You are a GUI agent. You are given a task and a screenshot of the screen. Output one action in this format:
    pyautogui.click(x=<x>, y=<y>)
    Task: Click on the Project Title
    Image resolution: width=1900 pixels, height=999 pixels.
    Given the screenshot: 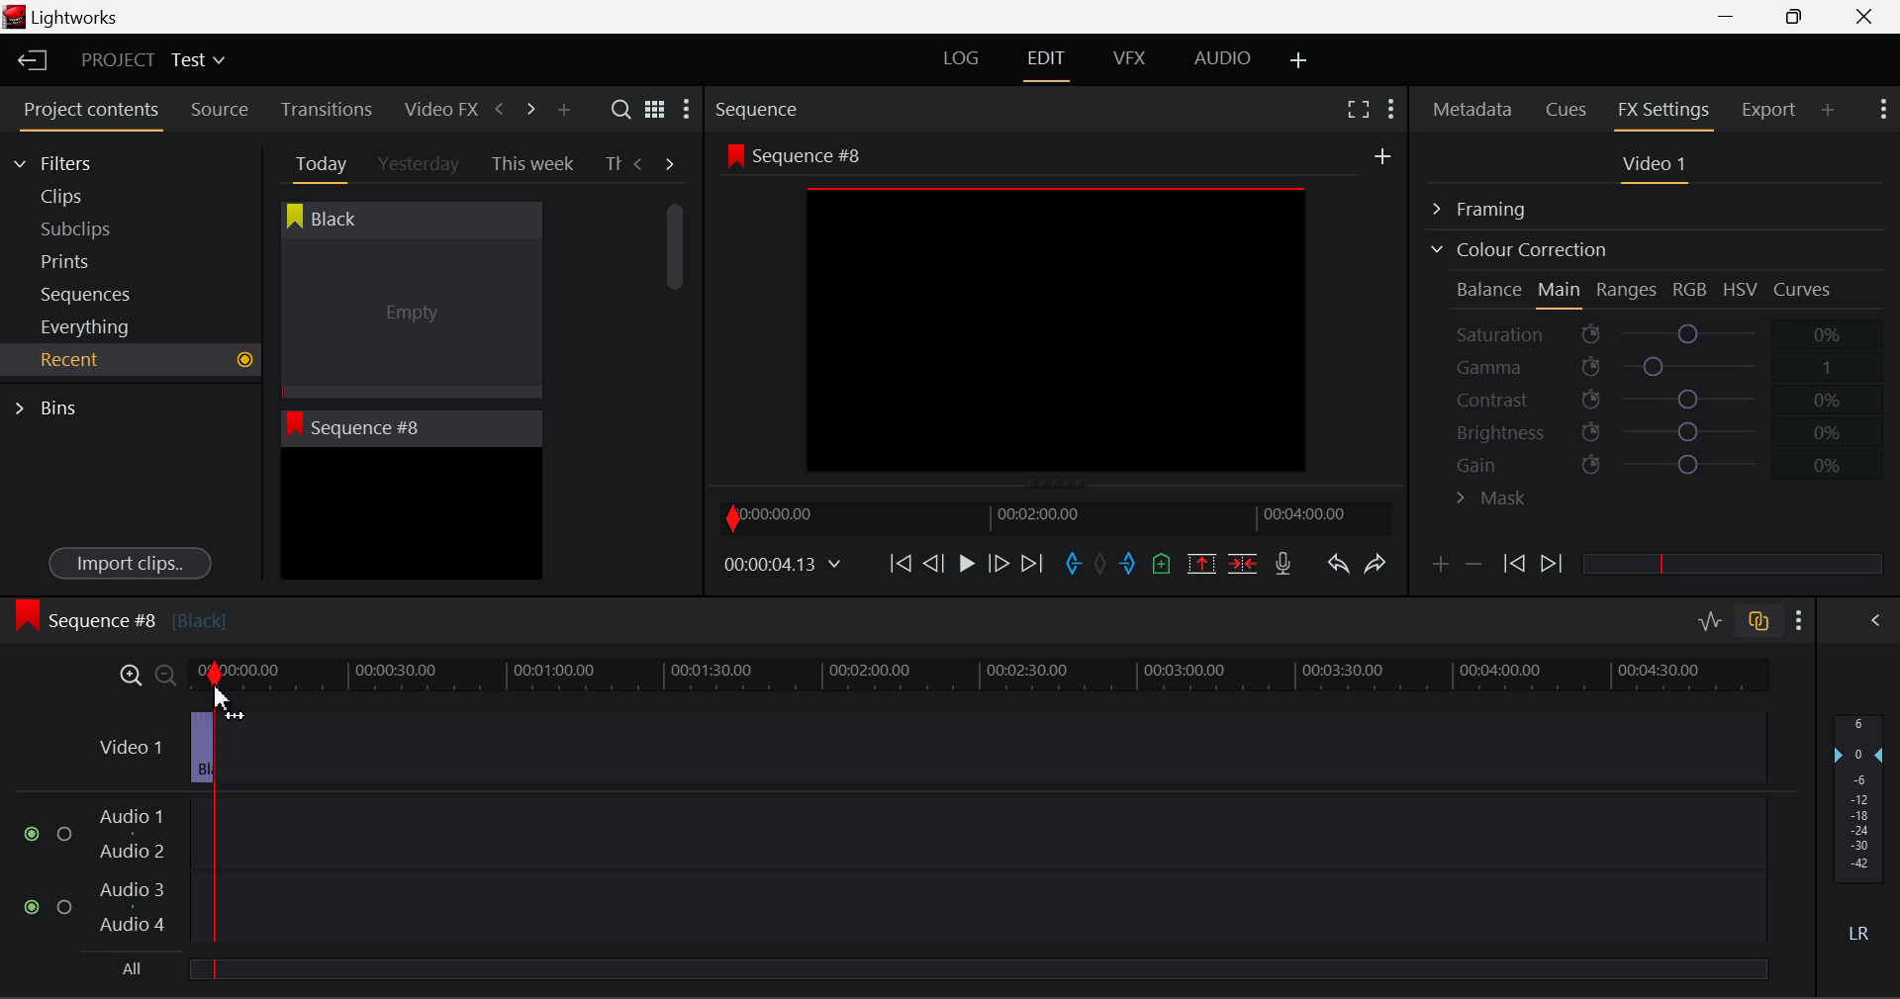 What is the action you would take?
    pyautogui.click(x=153, y=61)
    